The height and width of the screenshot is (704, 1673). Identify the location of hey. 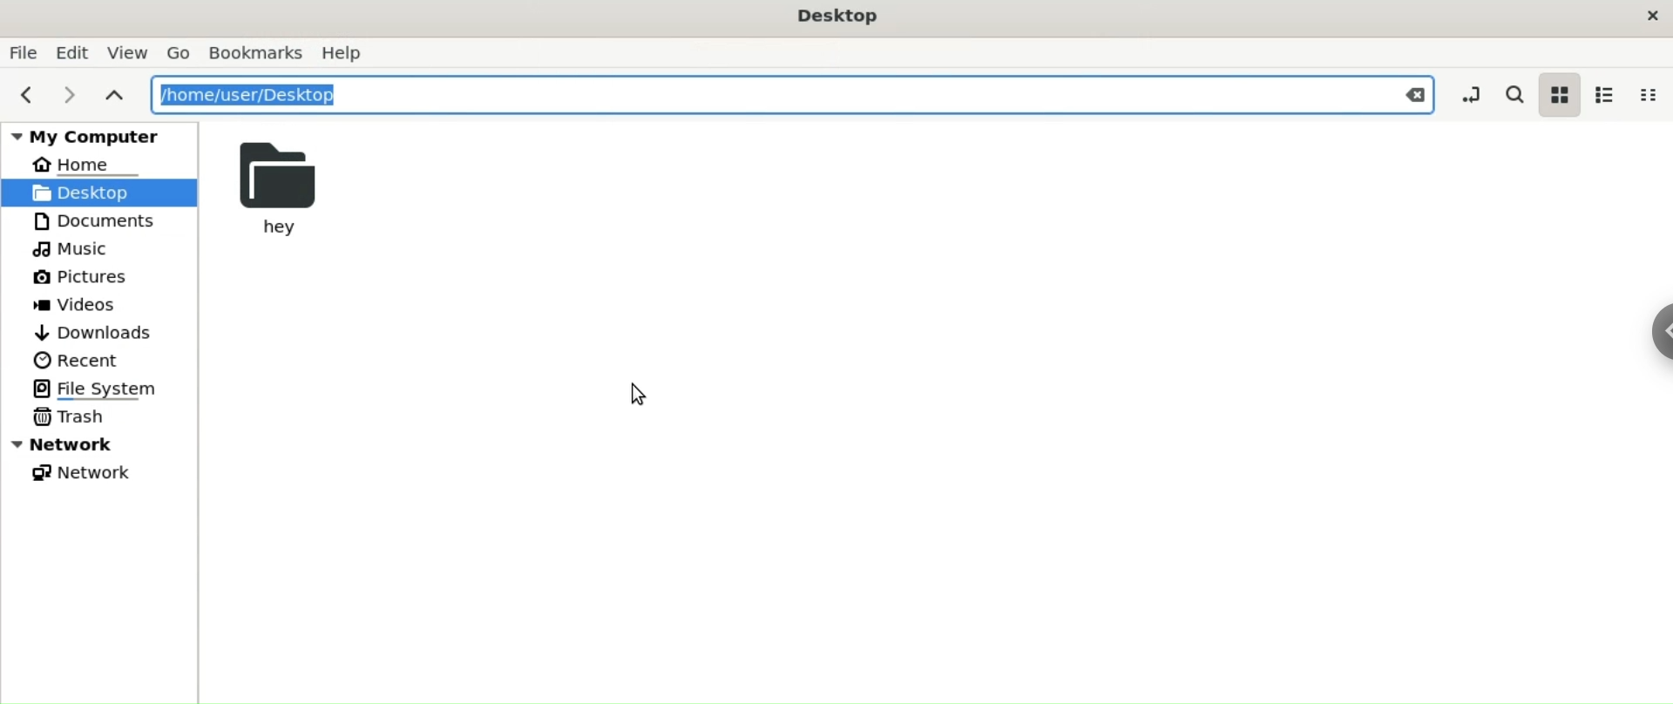
(295, 185).